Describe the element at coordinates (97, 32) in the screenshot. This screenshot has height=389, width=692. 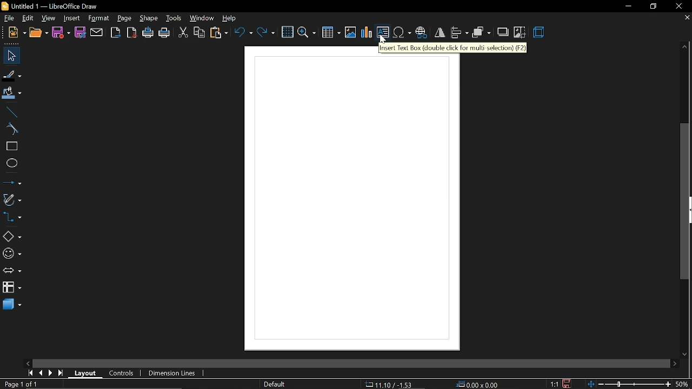
I see `attach` at that location.